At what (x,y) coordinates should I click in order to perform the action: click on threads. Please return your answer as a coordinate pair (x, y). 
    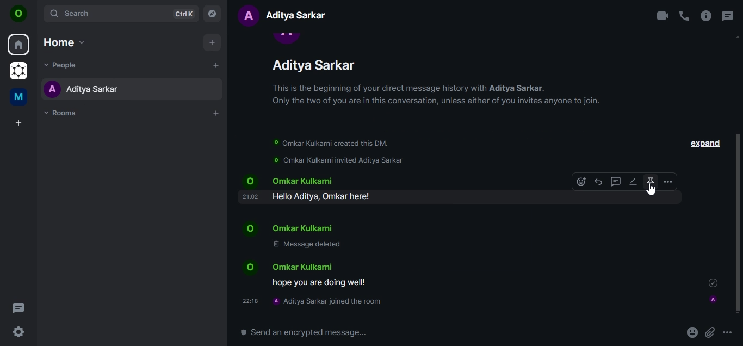
    Looking at the image, I should click on (18, 306).